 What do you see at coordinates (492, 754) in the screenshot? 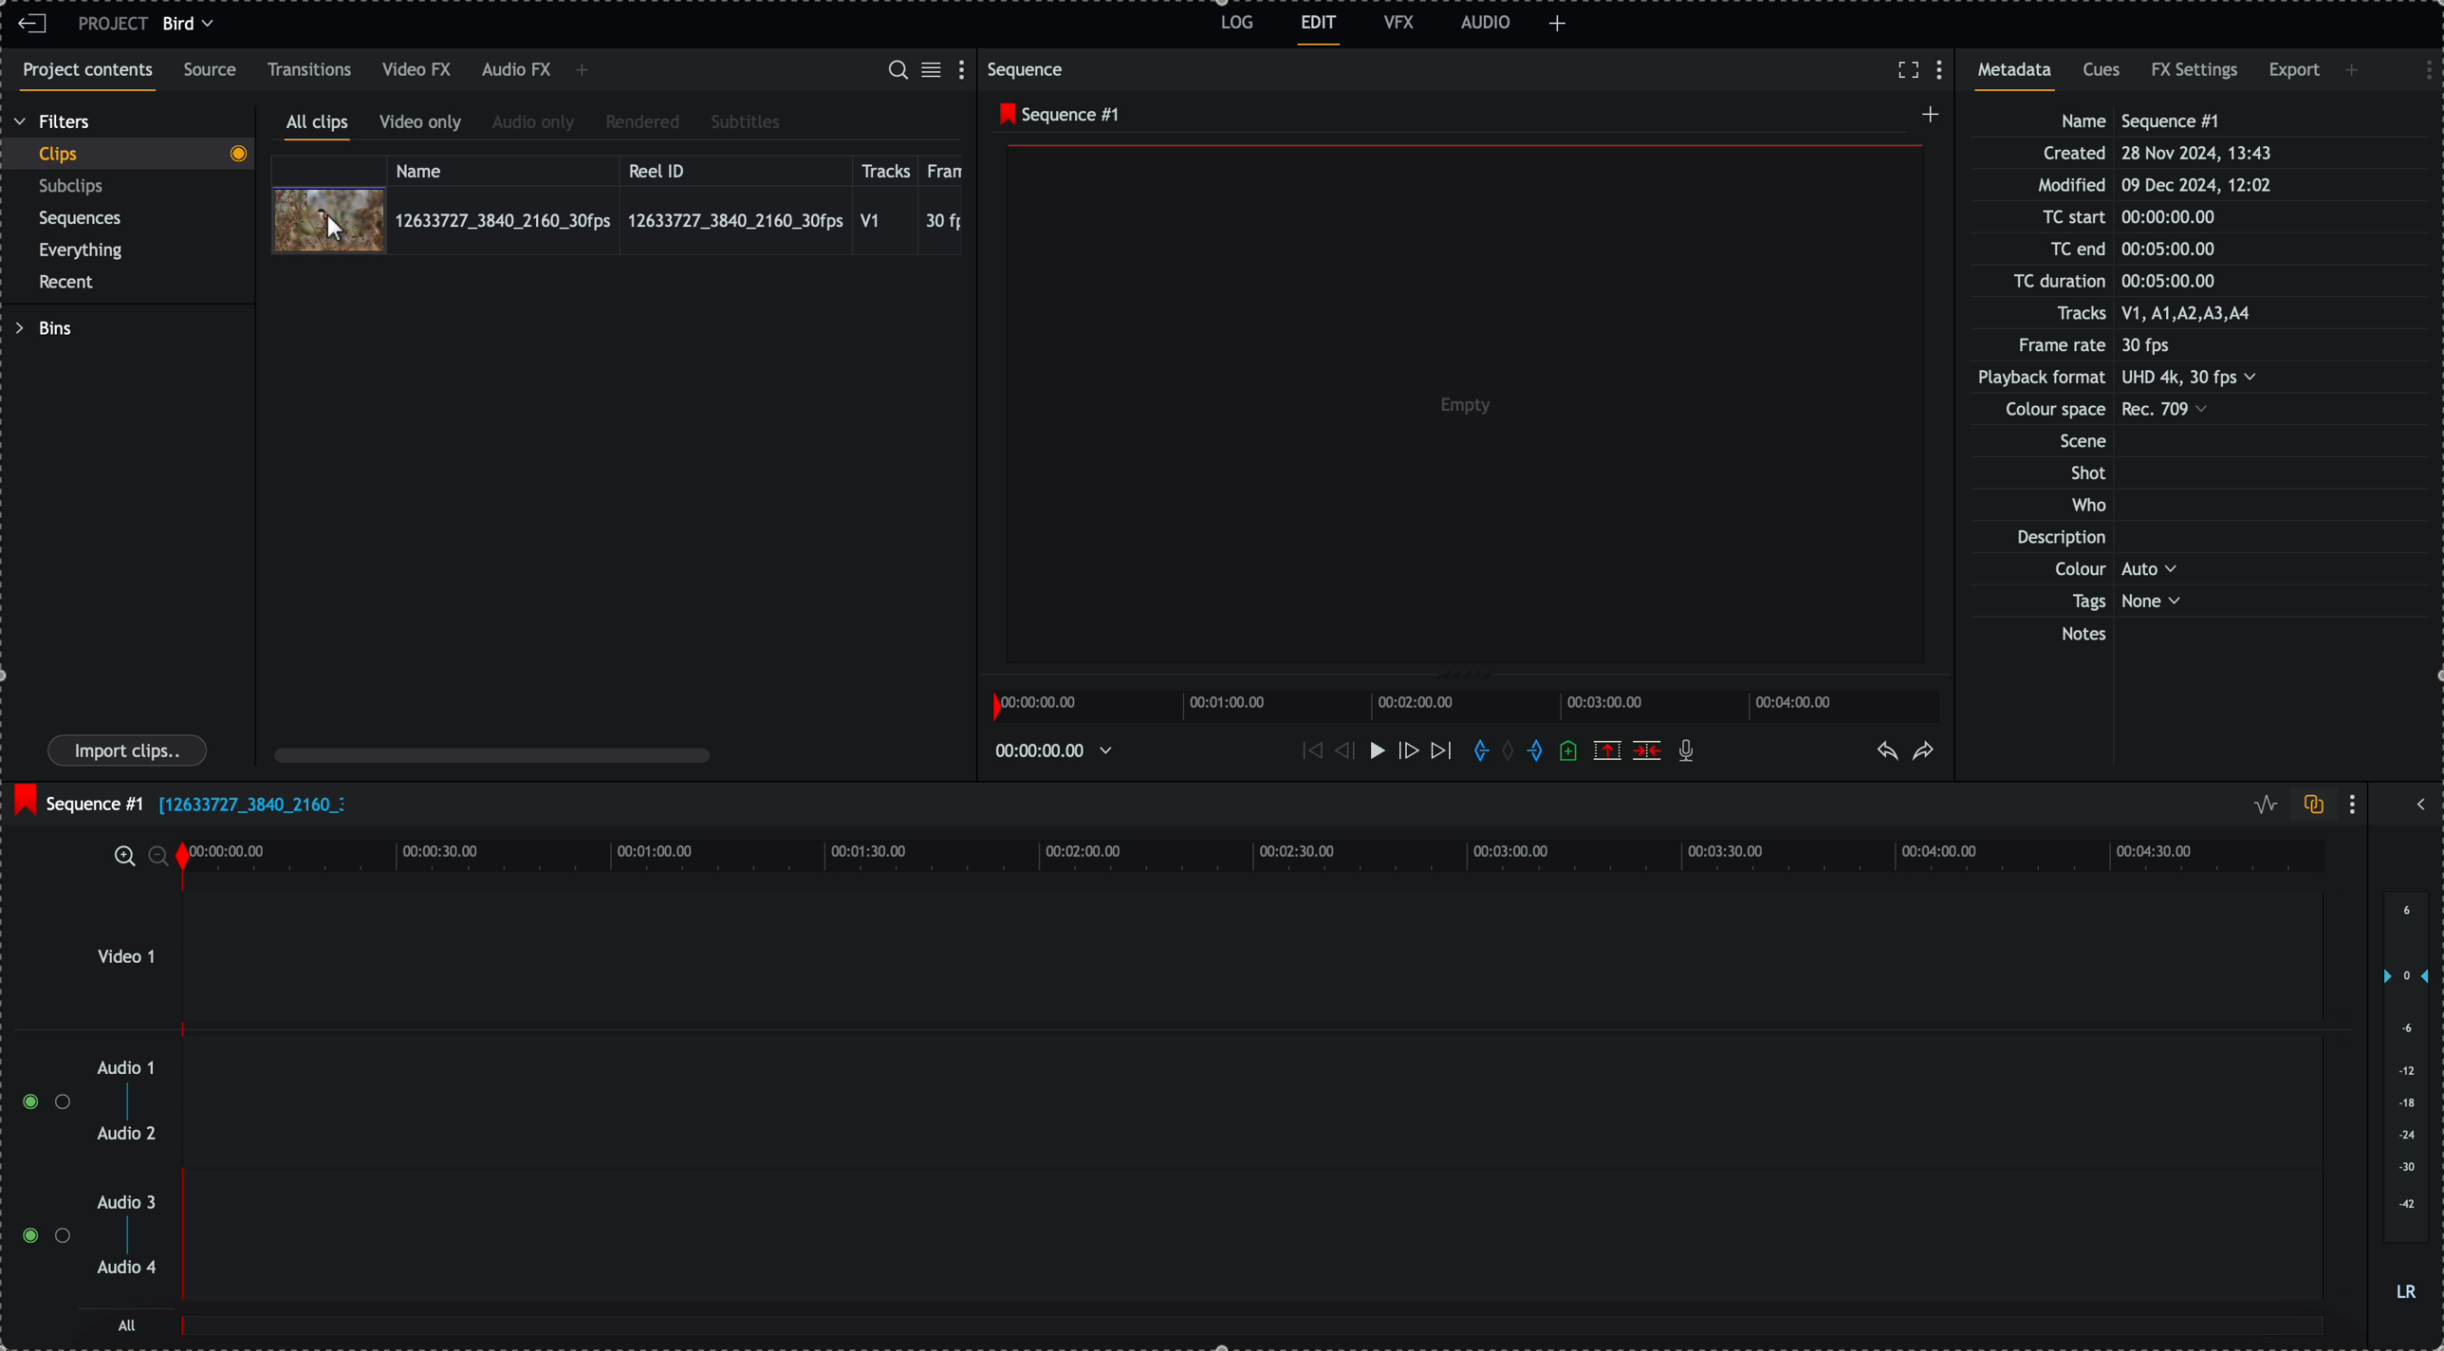
I see `scroll bar` at bounding box center [492, 754].